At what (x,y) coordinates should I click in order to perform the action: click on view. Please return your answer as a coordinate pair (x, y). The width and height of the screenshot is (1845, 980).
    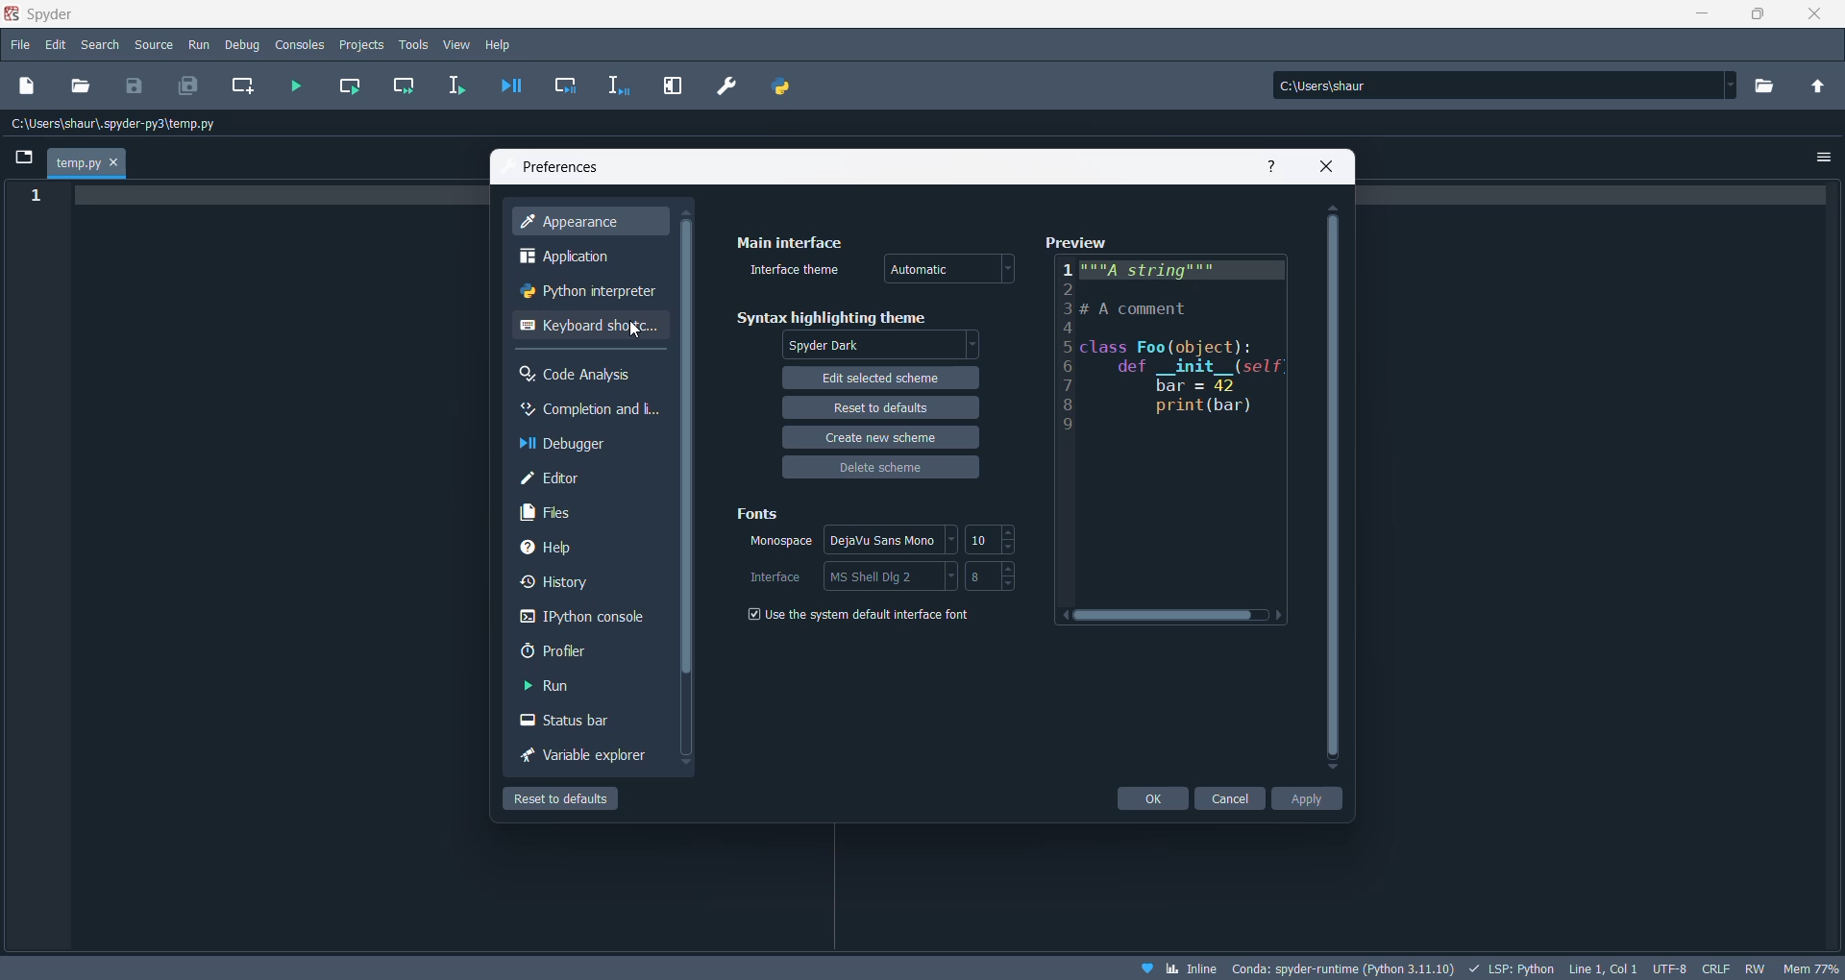
    Looking at the image, I should click on (458, 46).